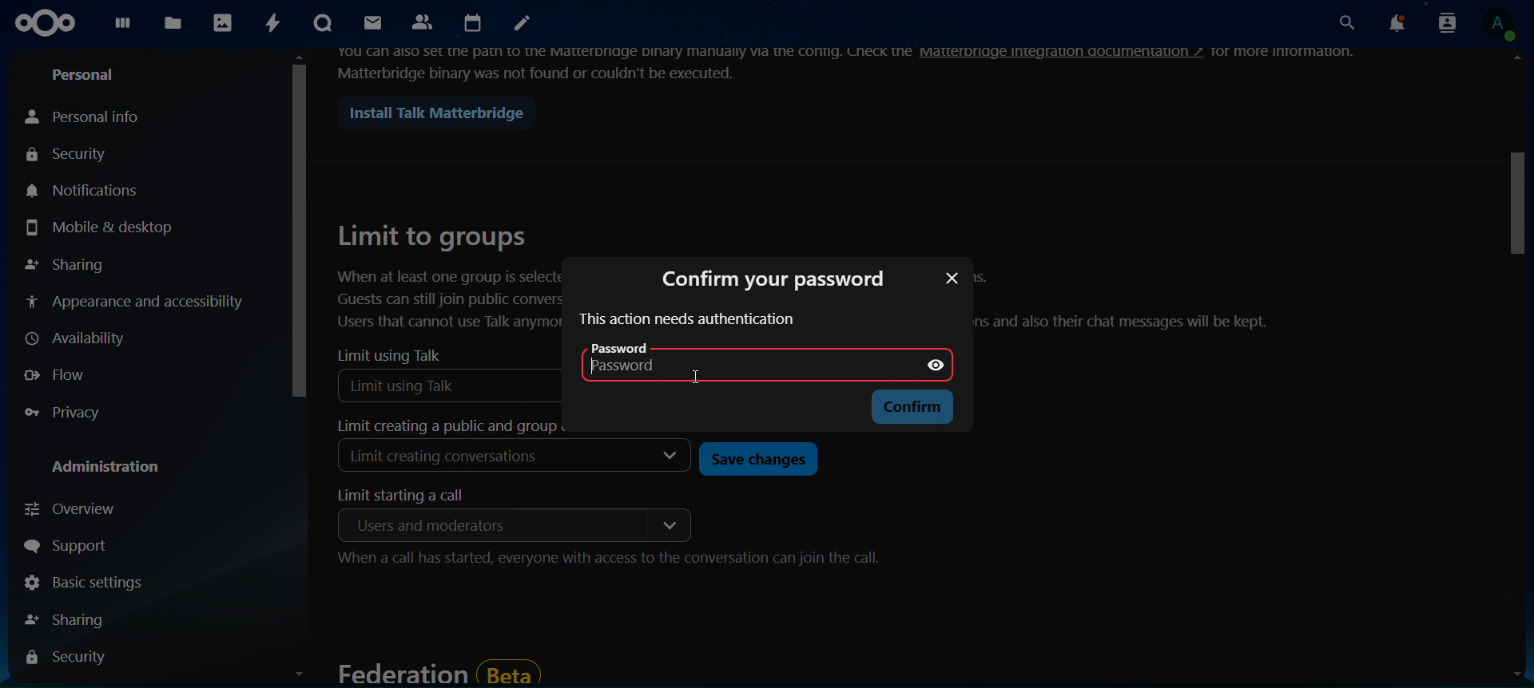 The height and width of the screenshot is (688, 1534). Describe the element at coordinates (70, 658) in the screenshot. I see `security` at that location.